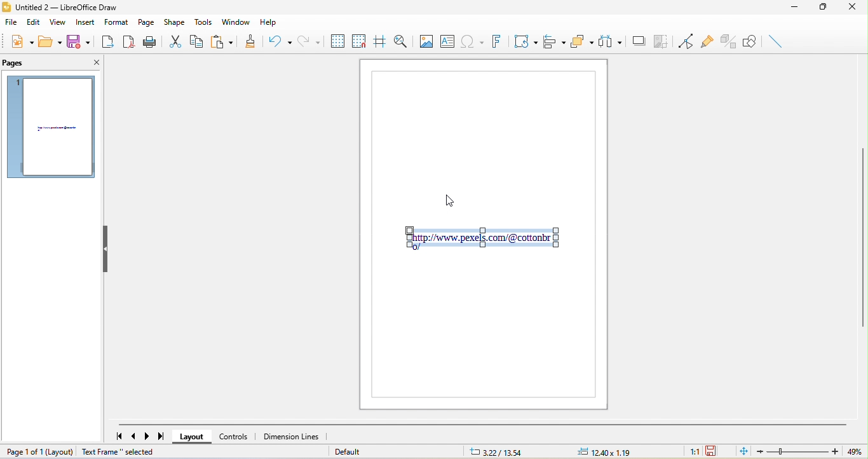 The height and width of the screenshot is (459, 868). What do you see at coordinates (359, 41) in the screenshot?
I see `snap to grid` at bounding box center [359, 41].